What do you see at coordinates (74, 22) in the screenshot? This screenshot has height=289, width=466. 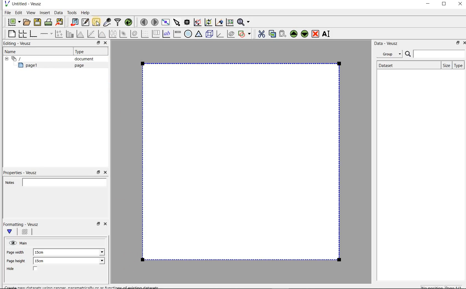 I see `import data into Veusz` at bounding box center [74, 22].